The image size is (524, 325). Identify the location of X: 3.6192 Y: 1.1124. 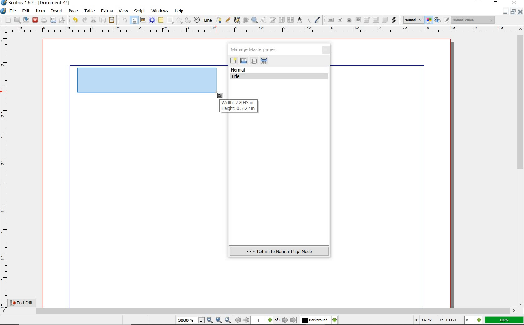
(436, 321).